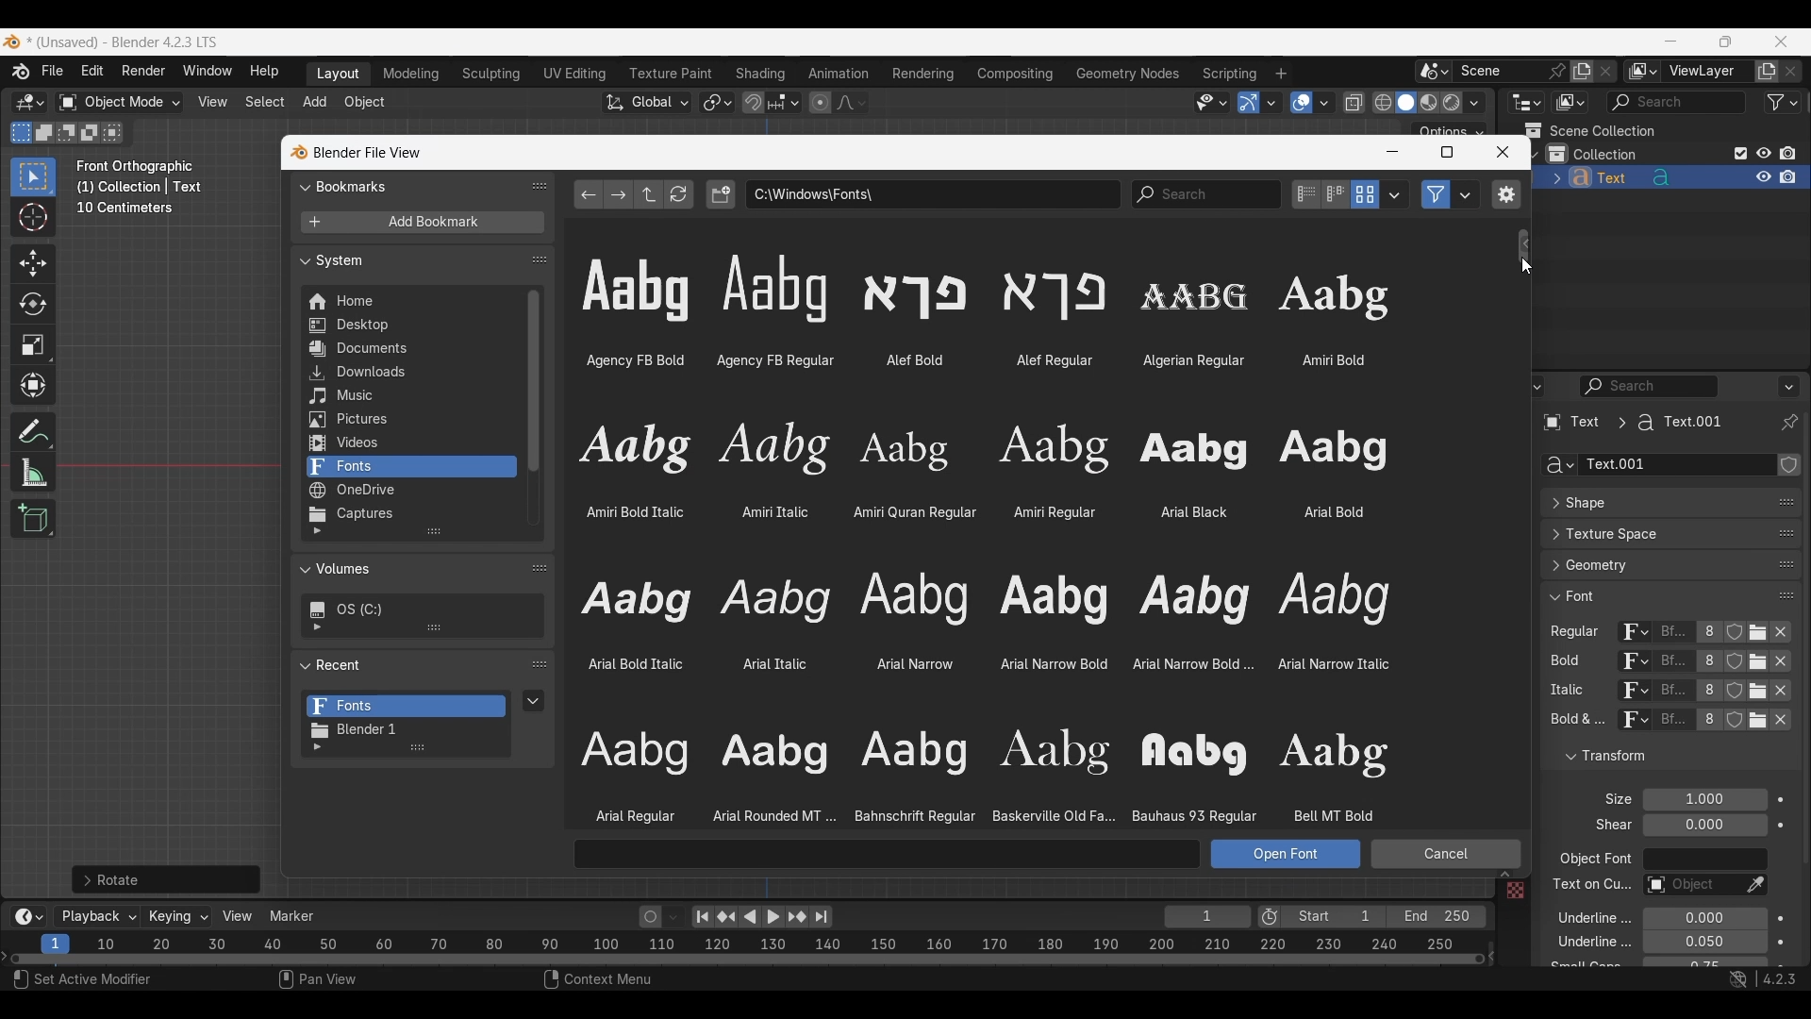 The image size is (1811, 1019). I want to click on Refresh file list, so click(679, 194).